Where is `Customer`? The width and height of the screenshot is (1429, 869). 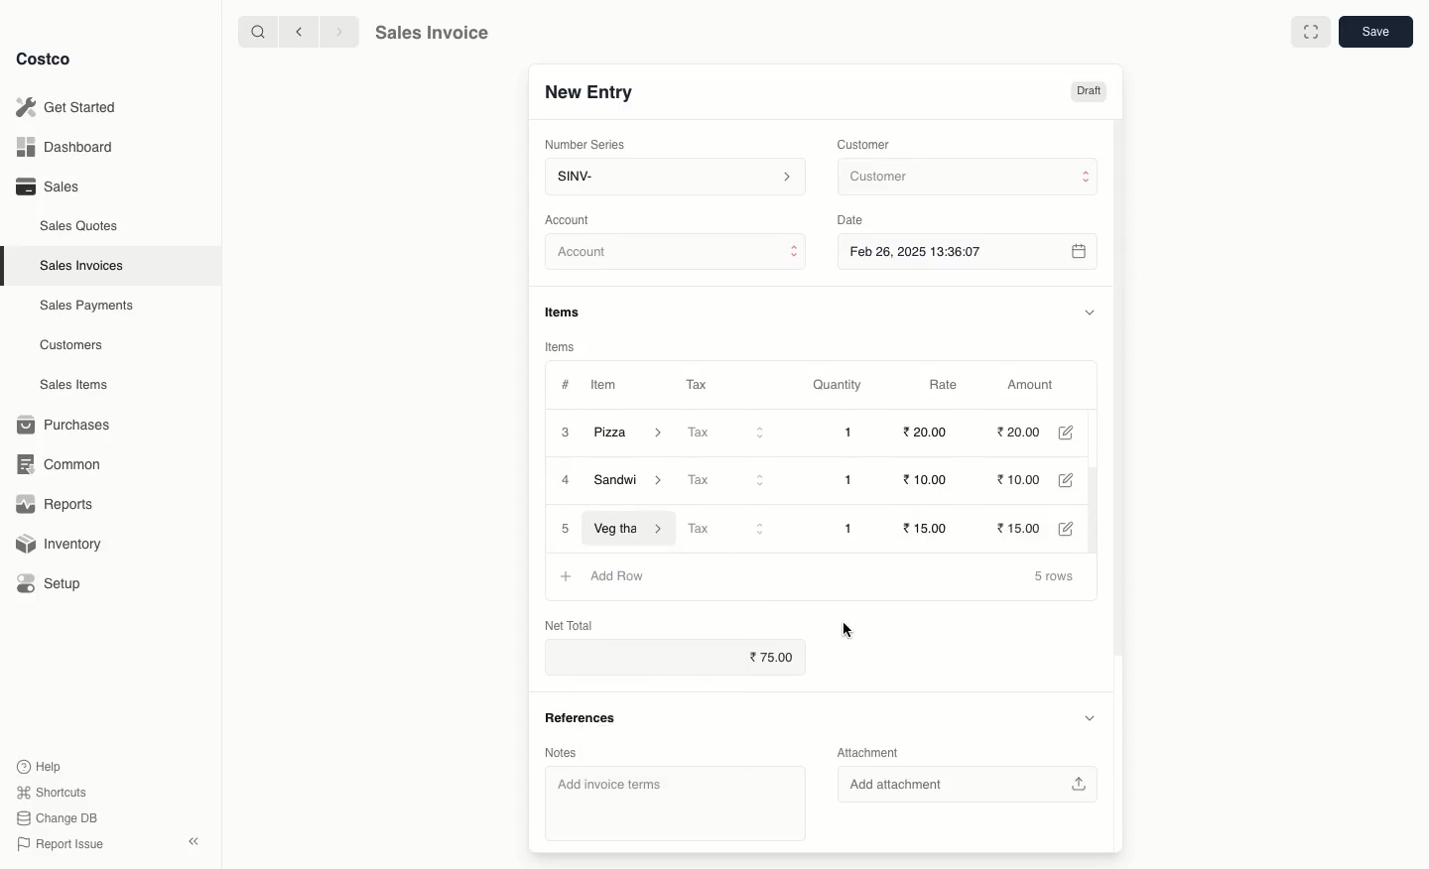 Customer is located at coordinates (966, 178).